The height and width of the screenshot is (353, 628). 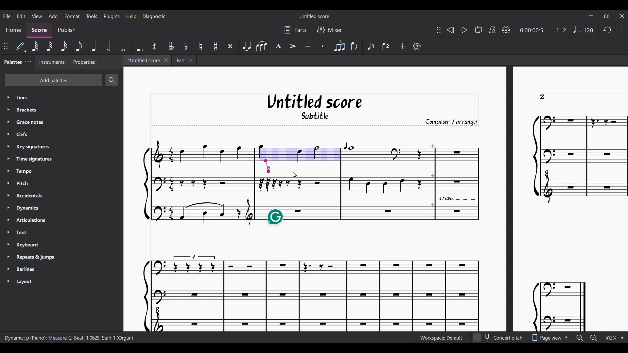 What do you see at coordinates (622, 16) in the screenshot?
I see `Close interface` at bounding box center [622, 16].